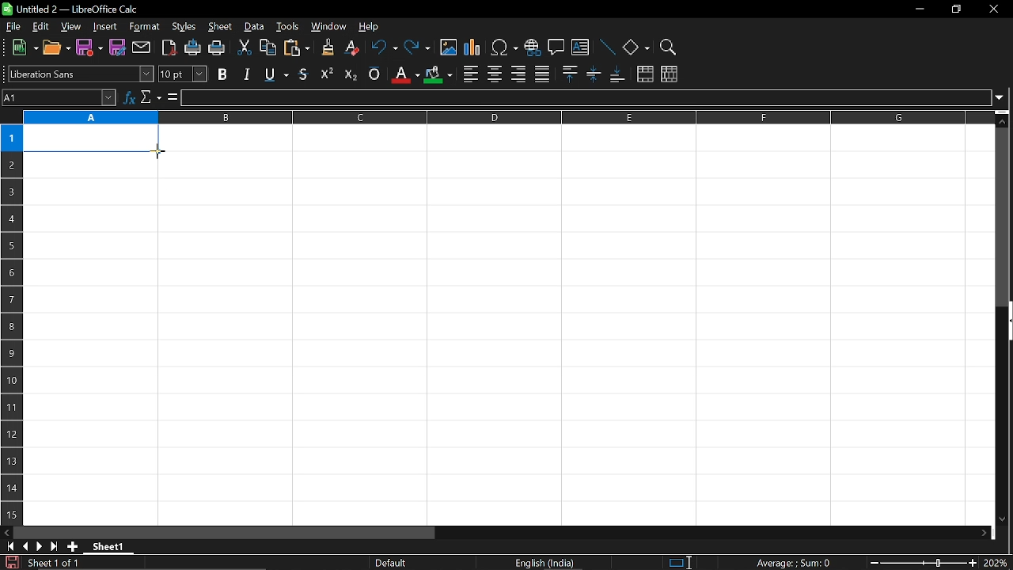 Image resolution: width=1013 pixels, height=570 pixels. I want to click on window, so click(328, 27).